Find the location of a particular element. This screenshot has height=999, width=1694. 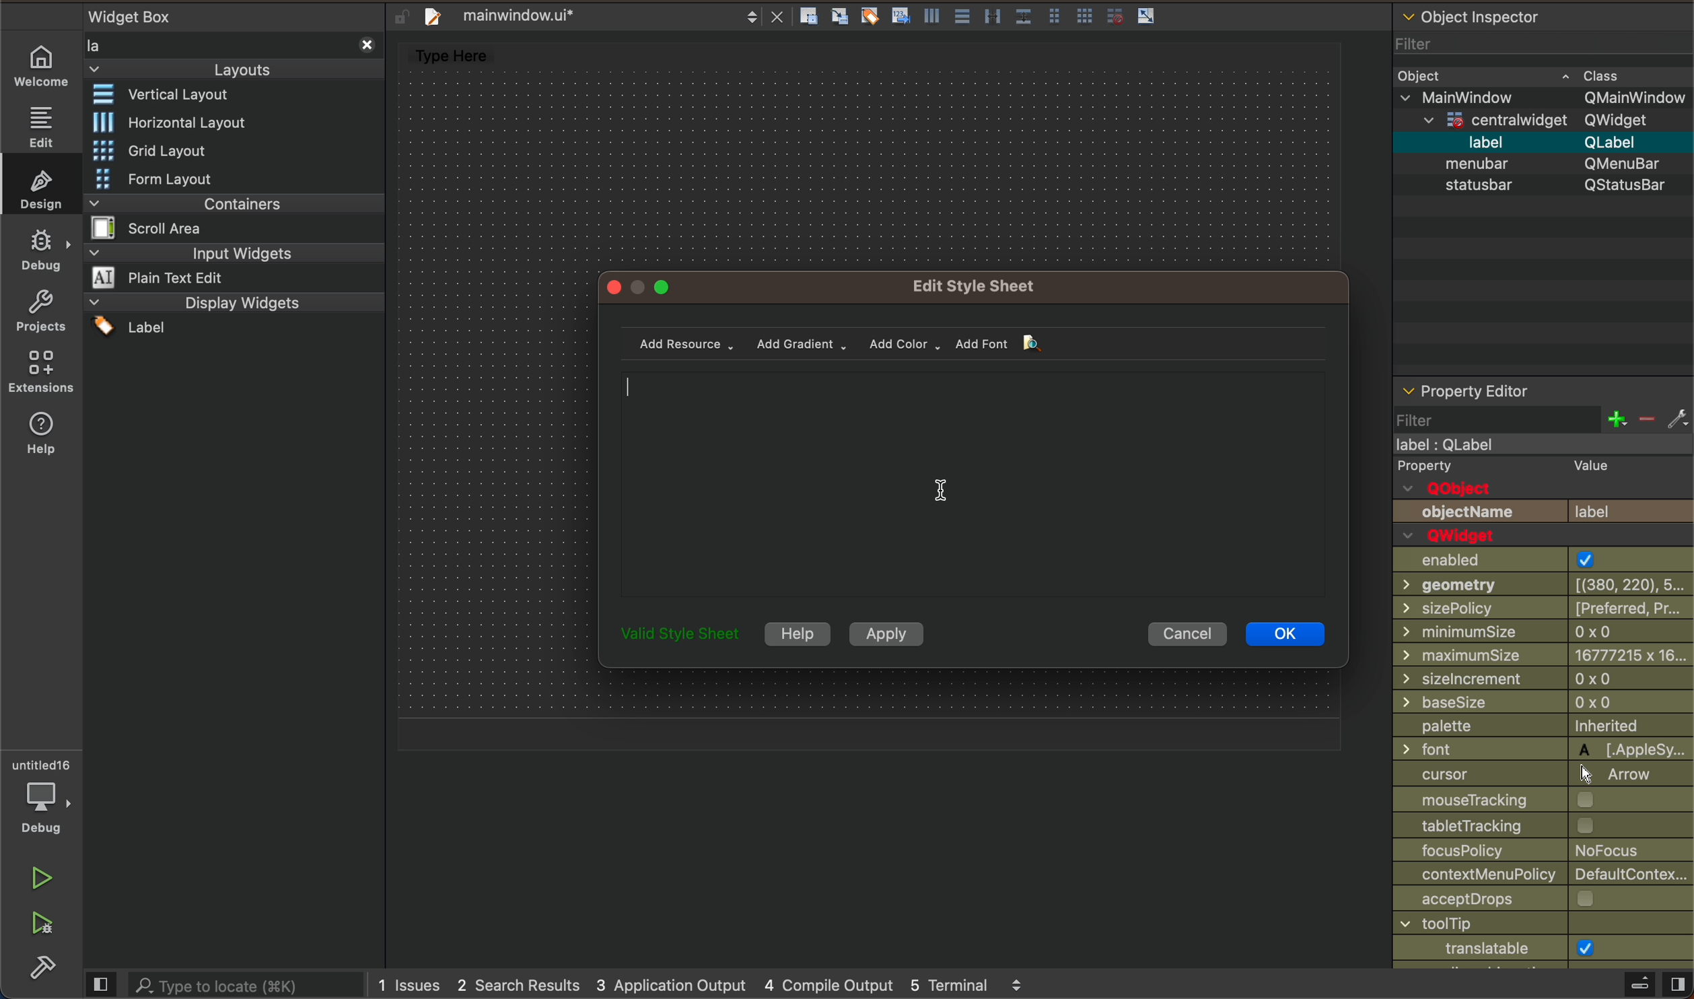

window icon is located at coordinates (1542, 947).